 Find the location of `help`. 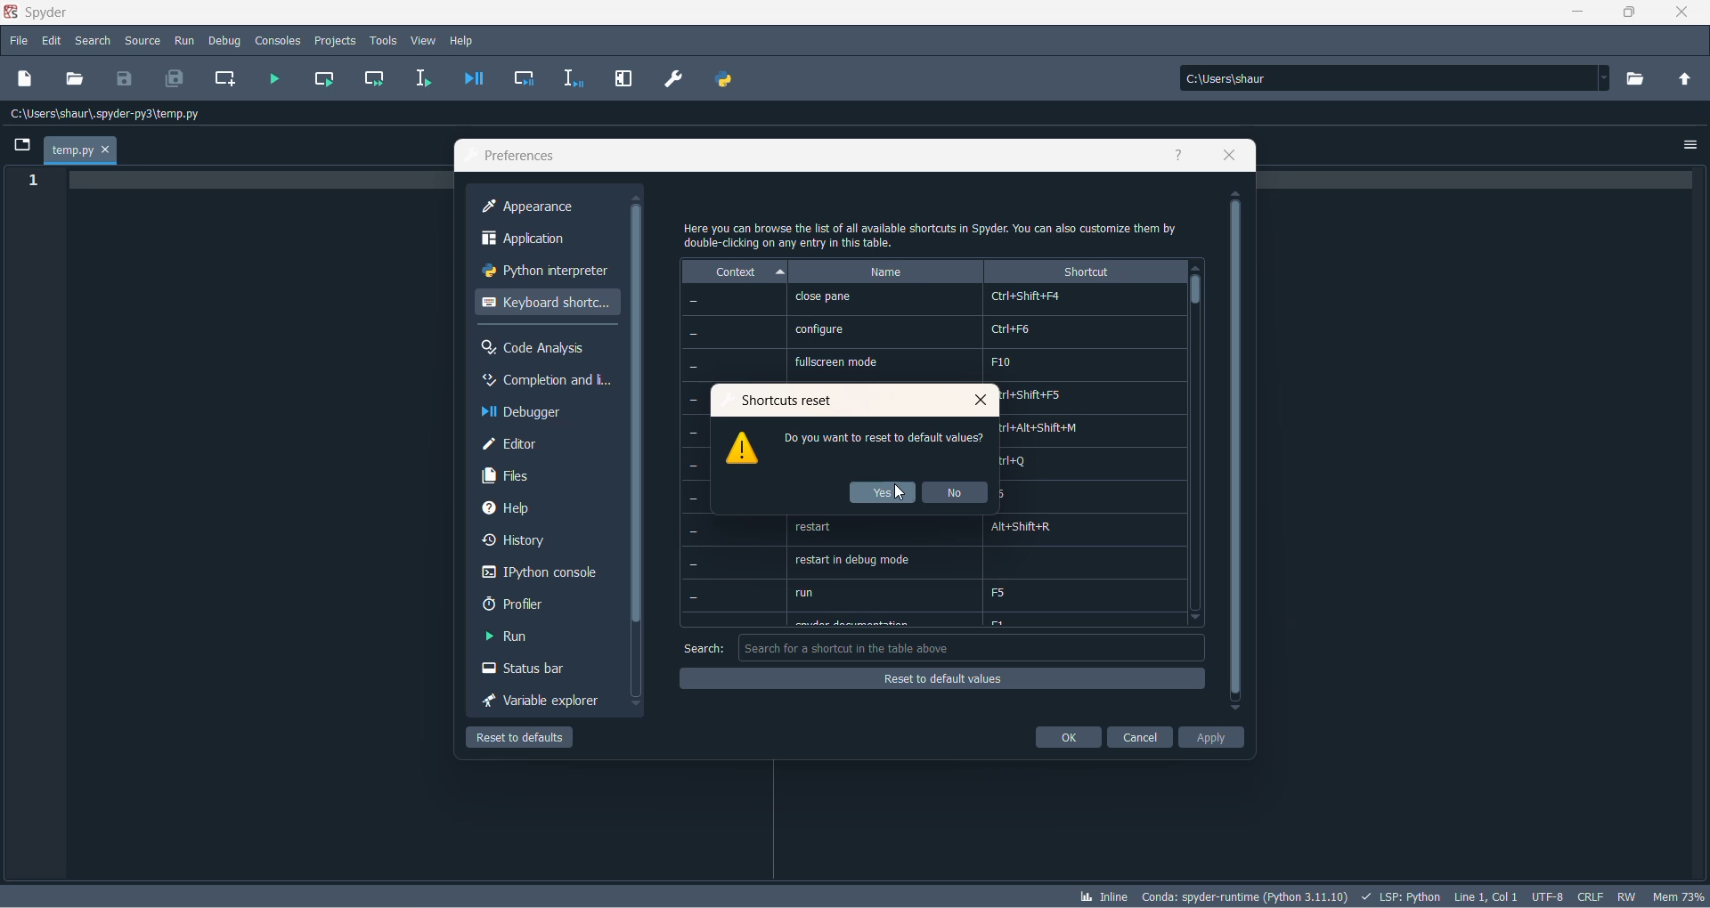

help is located at coordinates (1173, 156).